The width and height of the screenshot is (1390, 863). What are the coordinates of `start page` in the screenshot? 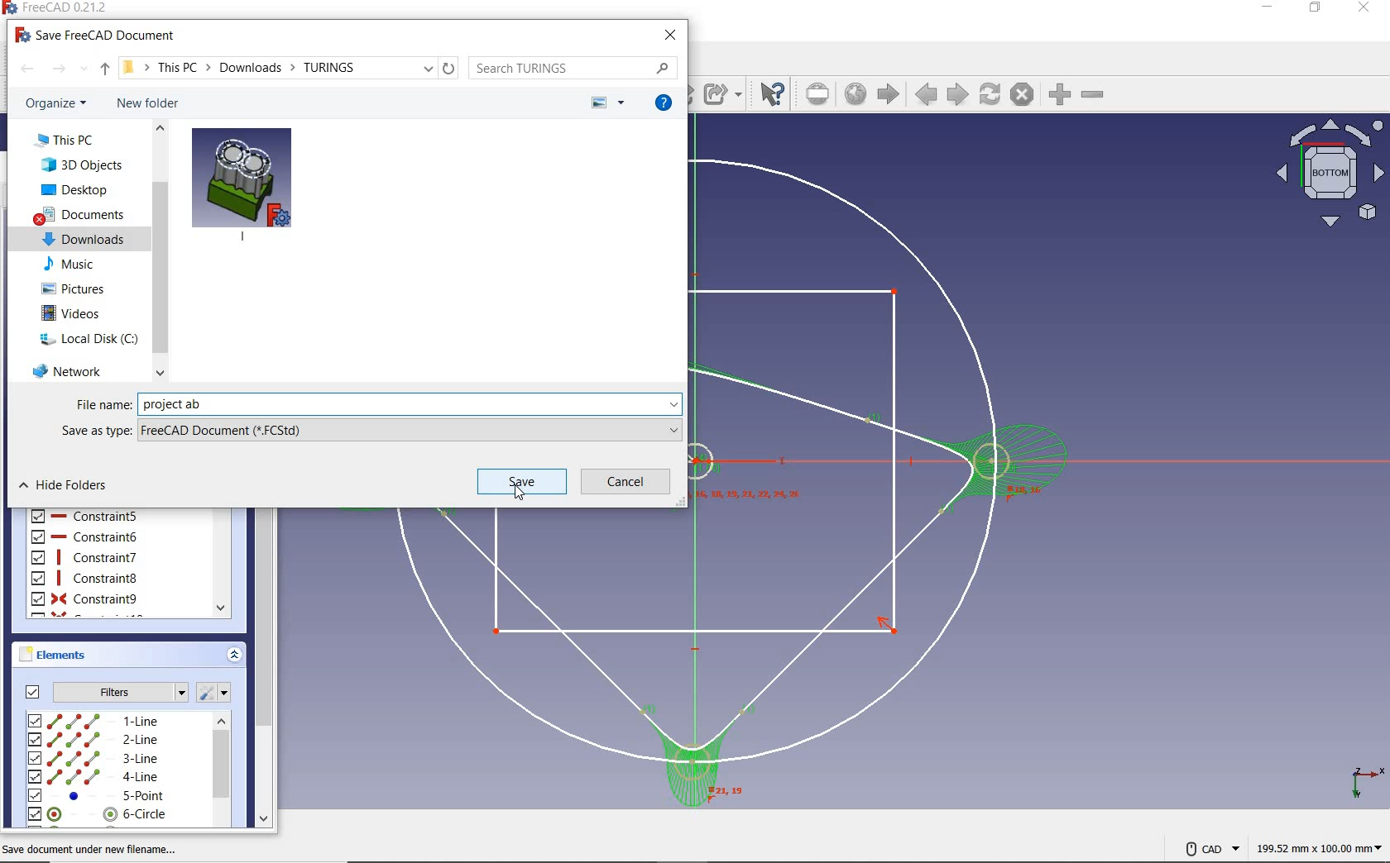 It's located at (889, 94).